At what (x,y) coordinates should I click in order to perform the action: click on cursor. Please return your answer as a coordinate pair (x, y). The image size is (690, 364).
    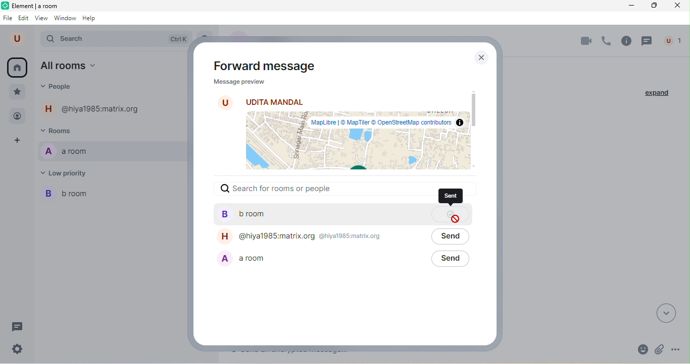
    Looking at the image, I should click on (456, 219).